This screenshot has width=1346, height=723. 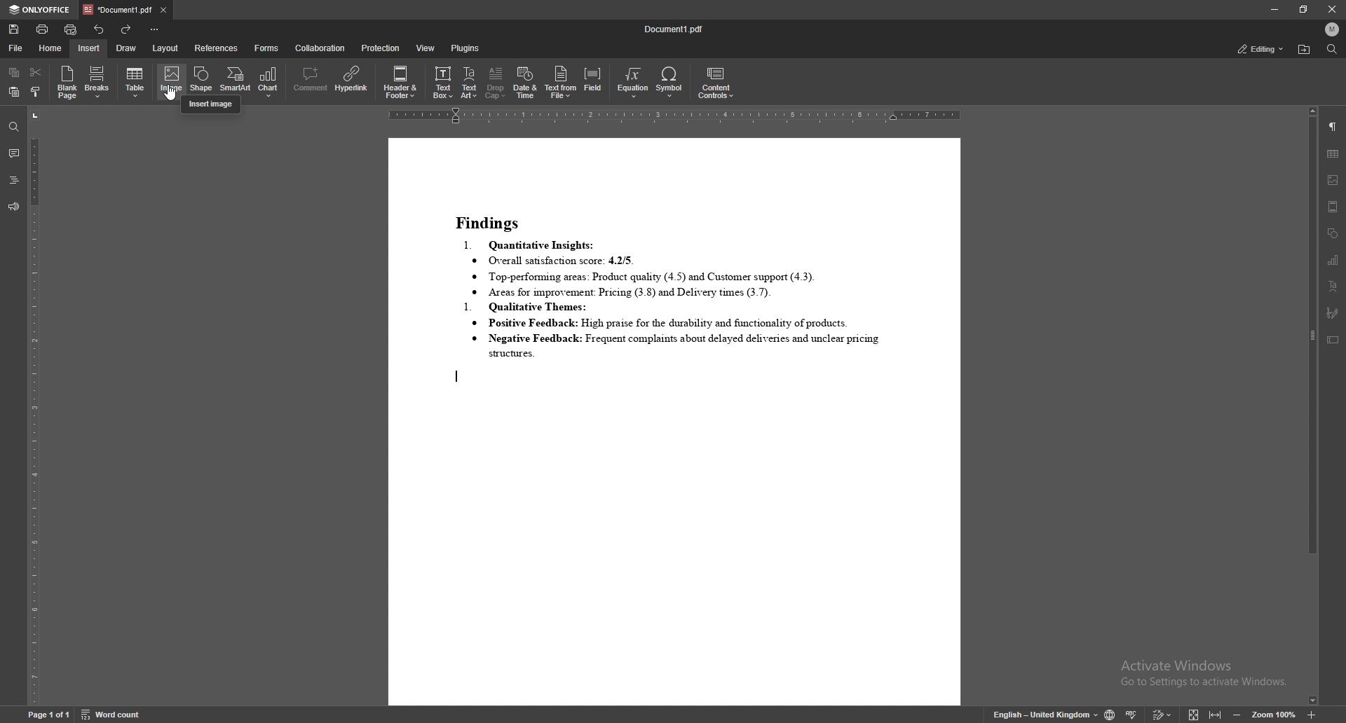 I want to click on spell check, so click(x=1132, y=715).